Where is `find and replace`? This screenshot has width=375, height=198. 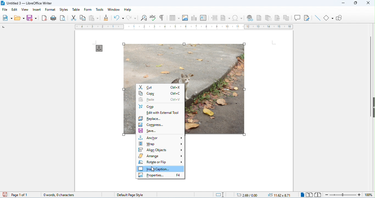
find and replace is located at coordinates (144, 18).